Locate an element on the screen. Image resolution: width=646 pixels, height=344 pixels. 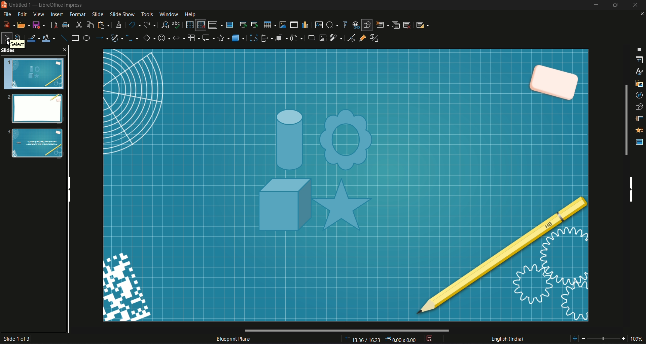
File is located at coordinates (7, 15).